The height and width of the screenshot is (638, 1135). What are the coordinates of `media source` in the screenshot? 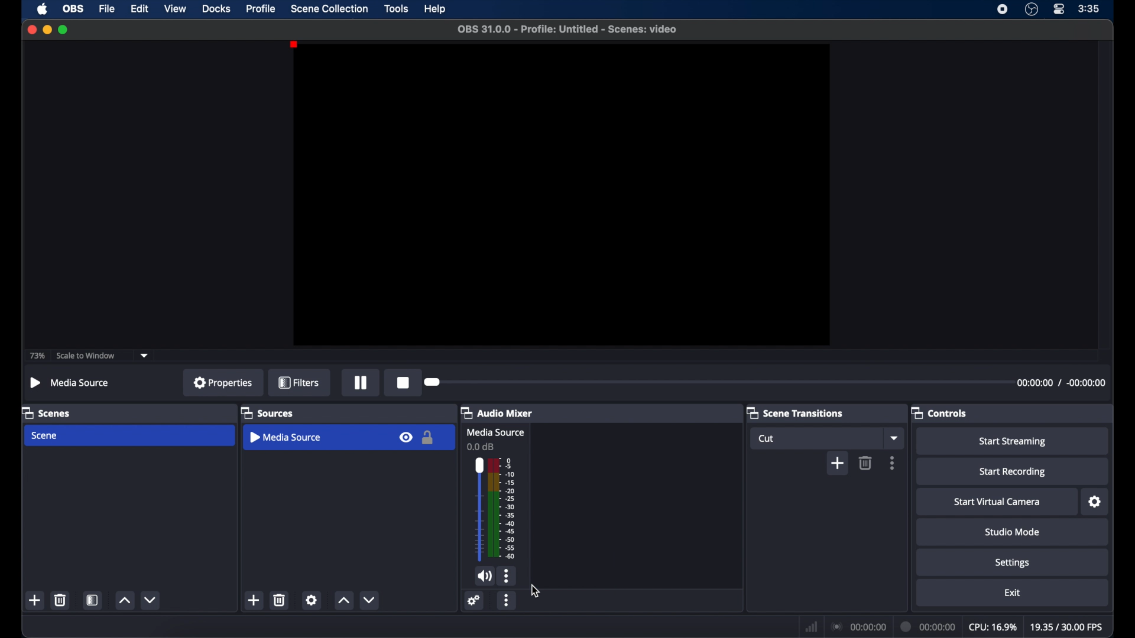 It's located at (494, 433).